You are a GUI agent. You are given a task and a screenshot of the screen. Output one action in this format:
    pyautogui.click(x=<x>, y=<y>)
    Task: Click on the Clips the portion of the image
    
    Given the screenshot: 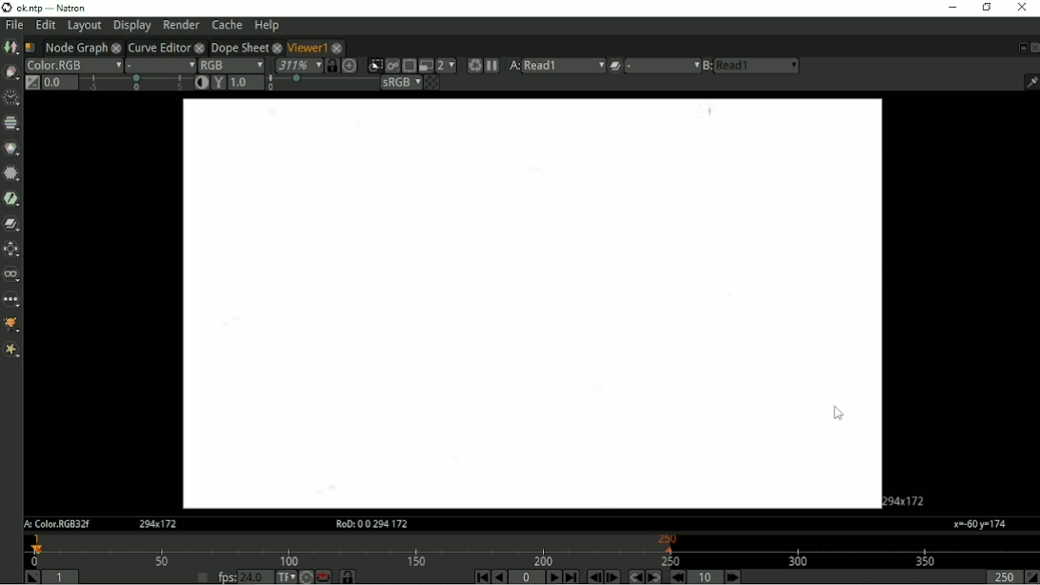 What is the action you would take?
    pyautogui.click(x=374, y=66)
    